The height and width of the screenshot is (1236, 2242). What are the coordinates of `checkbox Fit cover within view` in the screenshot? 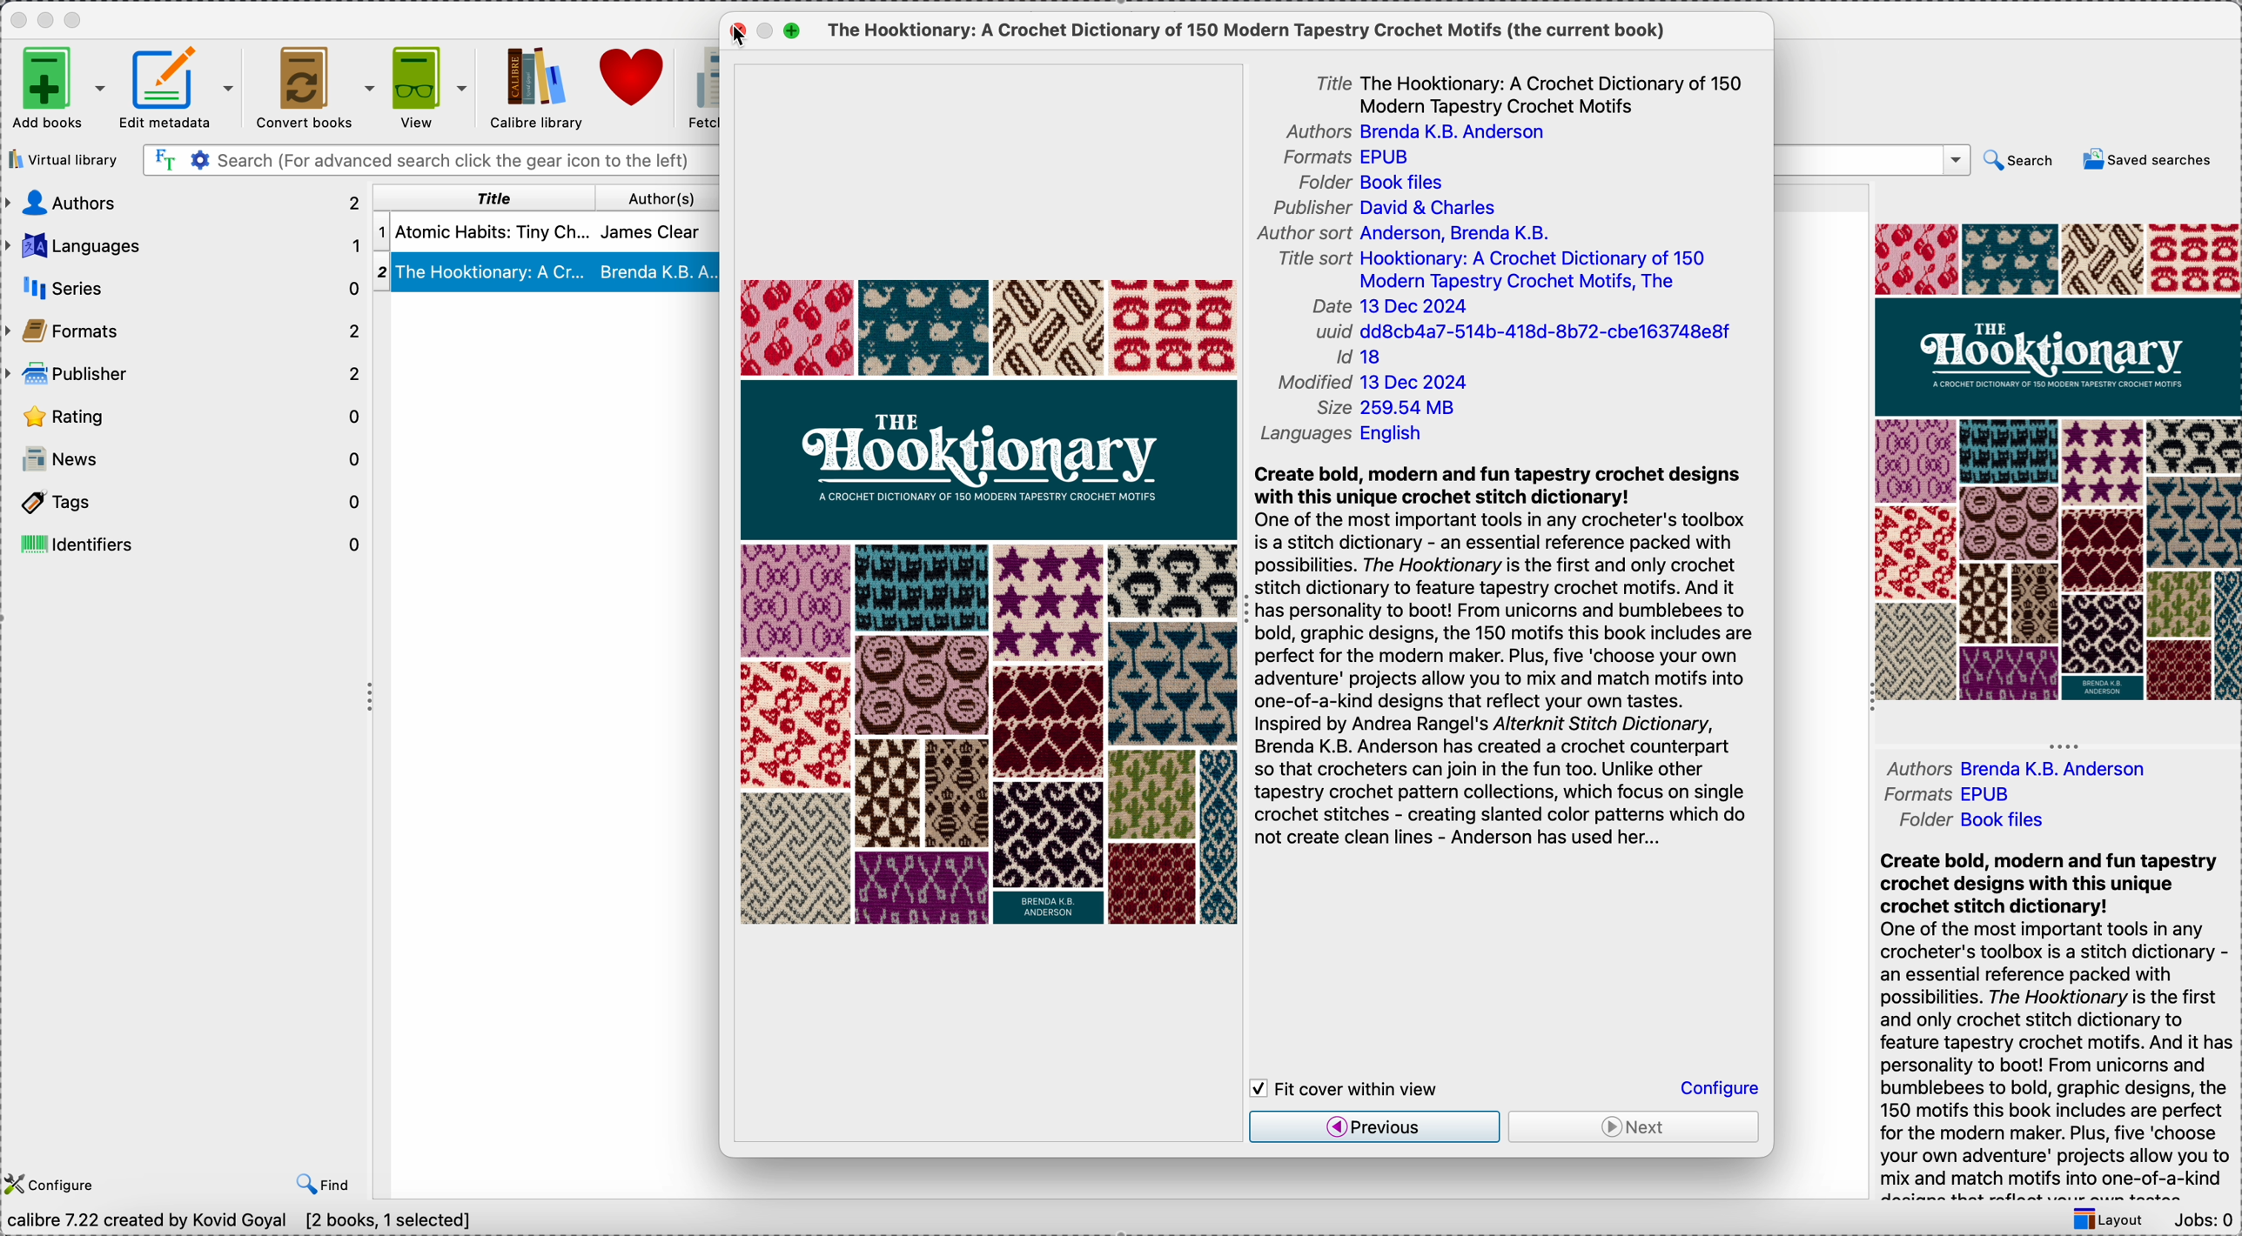 It's located at (1351, 1088).